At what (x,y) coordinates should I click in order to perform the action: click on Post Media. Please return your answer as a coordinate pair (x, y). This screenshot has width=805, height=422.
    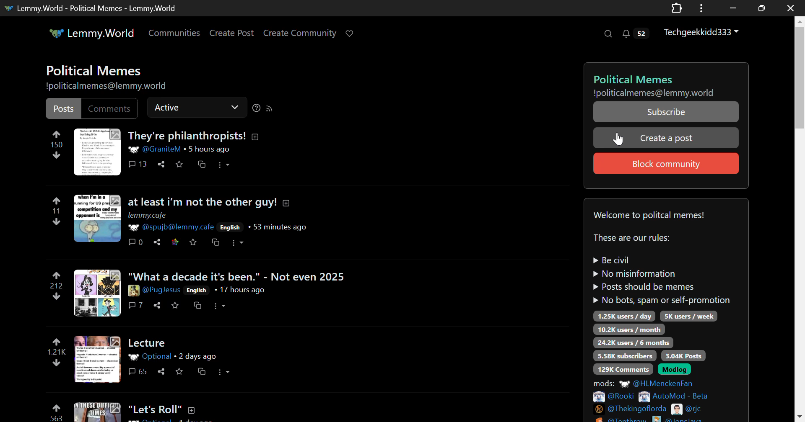
    Looking at the image, I should click on (97, 152).